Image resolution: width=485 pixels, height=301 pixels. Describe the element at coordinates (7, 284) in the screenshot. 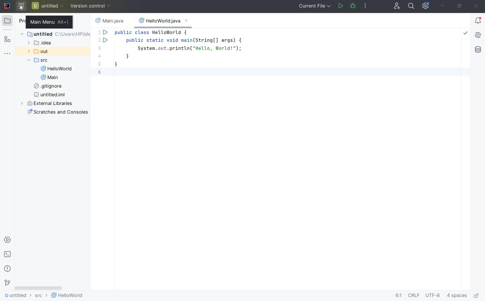

I see `version control` at that location.